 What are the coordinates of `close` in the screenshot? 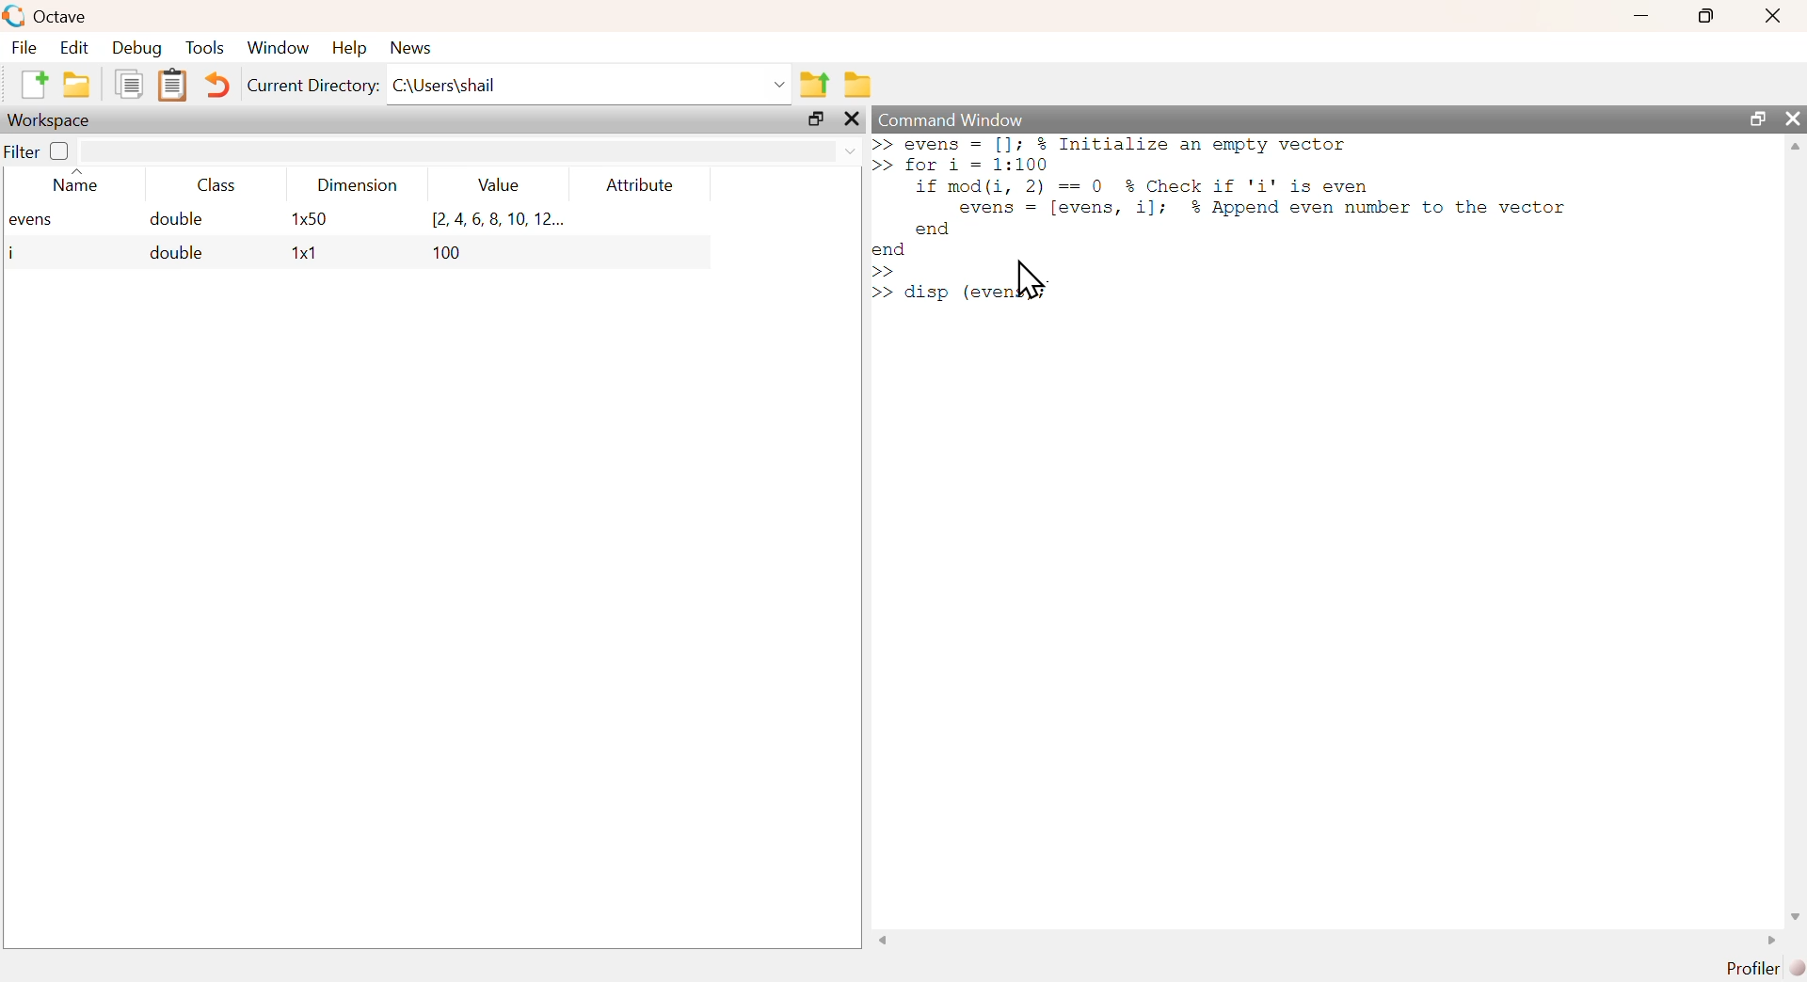 It's located at (1794, 119).